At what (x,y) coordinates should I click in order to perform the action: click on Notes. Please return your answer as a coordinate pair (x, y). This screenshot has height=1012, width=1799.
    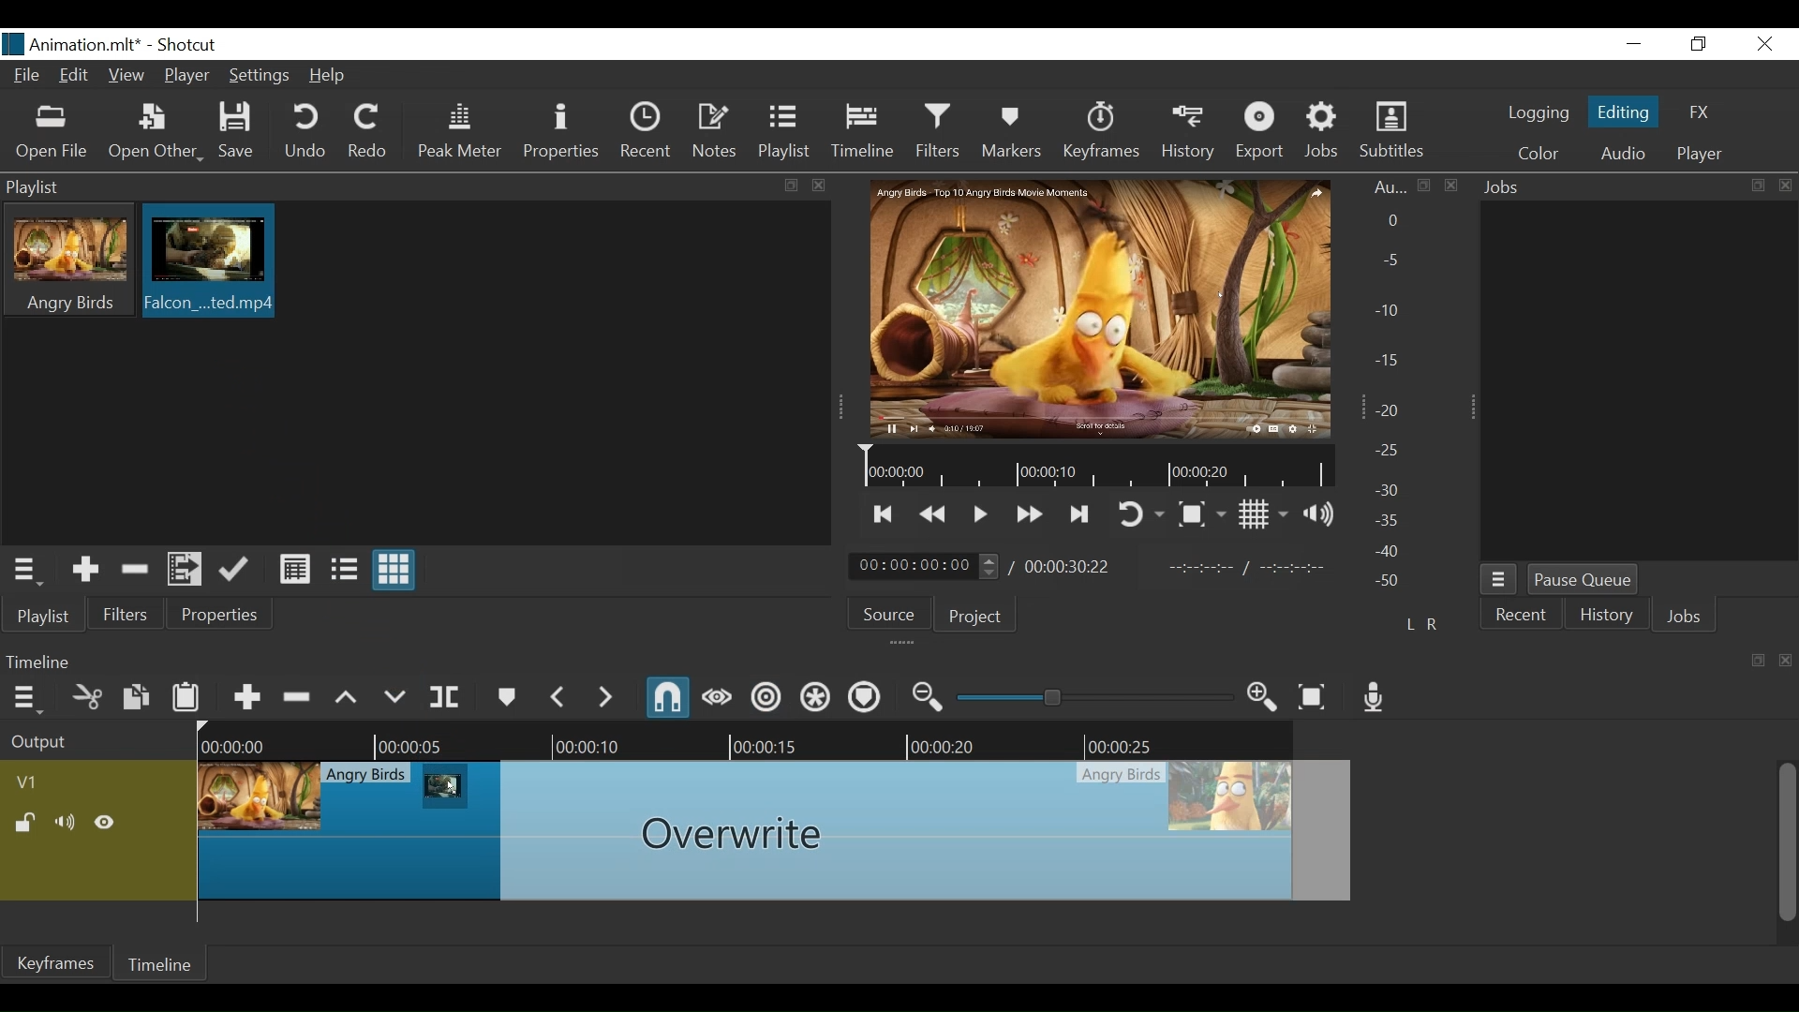
    Looking at the image, I should click on (716, 131).